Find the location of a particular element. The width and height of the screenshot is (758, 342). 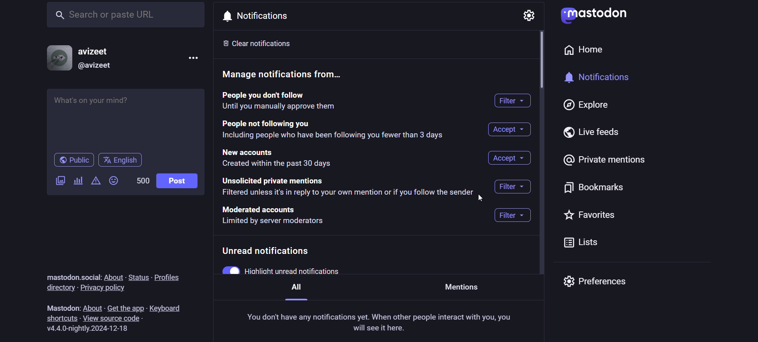

avizeet is located at coordinates (99, 50).